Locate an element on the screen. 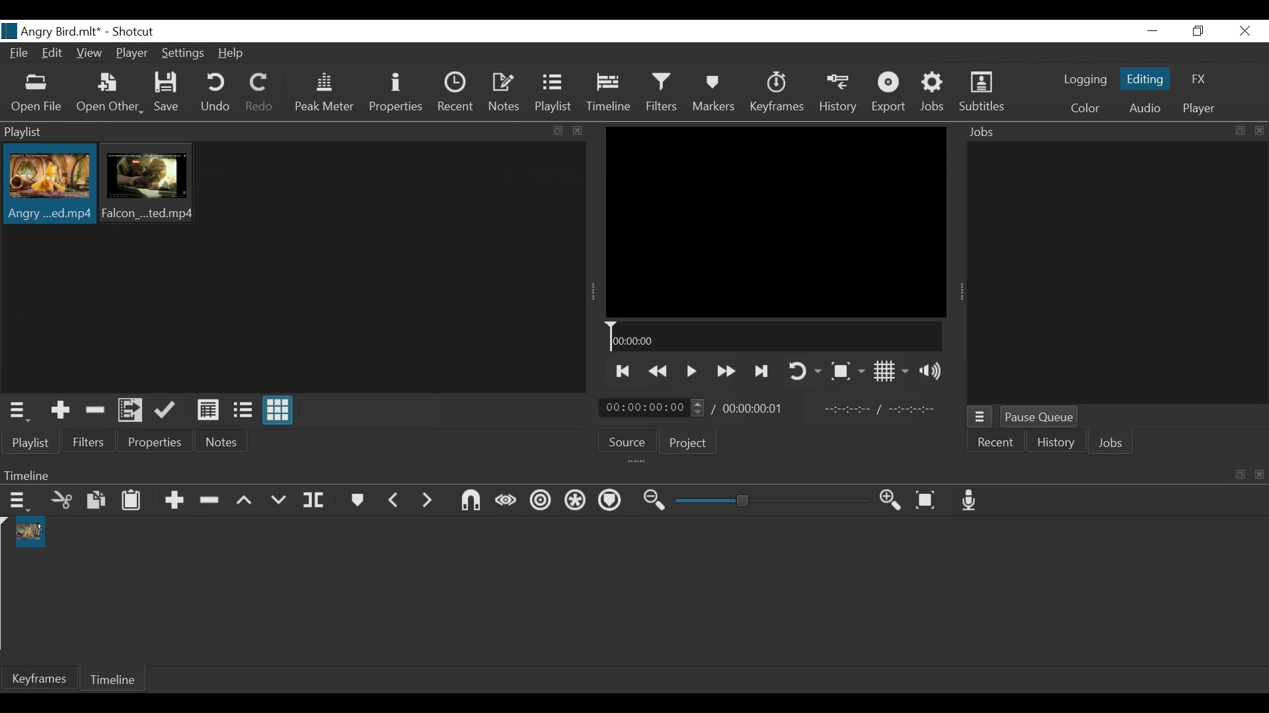 Image resolution: width=1269 pixels, height=713 pixels. Record audio track is located at coordinates (971, 501).